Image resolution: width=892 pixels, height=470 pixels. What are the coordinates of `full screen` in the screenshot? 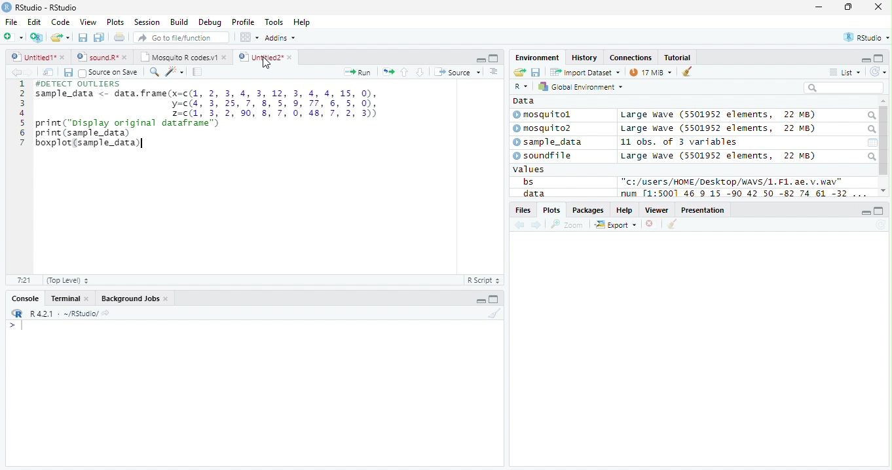 It's located at (494, 298).